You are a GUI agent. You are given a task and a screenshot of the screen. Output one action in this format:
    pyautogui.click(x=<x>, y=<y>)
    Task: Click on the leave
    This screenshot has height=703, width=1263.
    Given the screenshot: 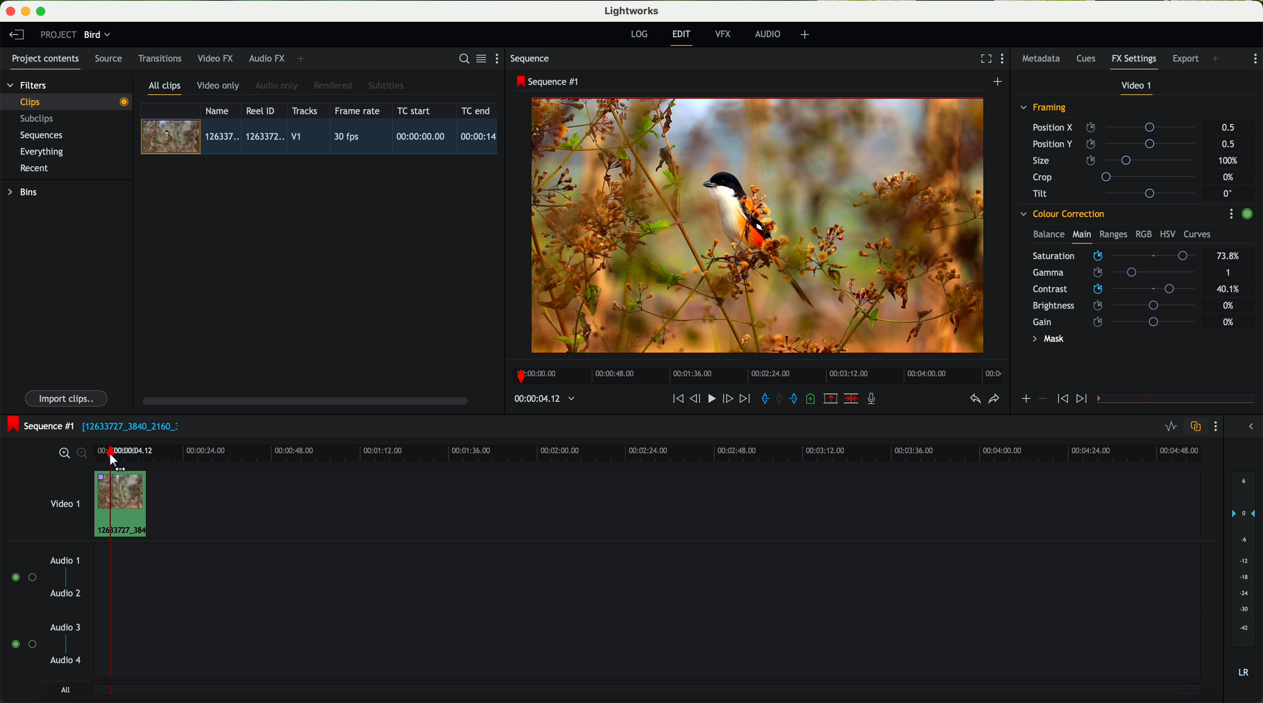 What is the action you would take?
    pyautogui.click(x=16, y=35)
    